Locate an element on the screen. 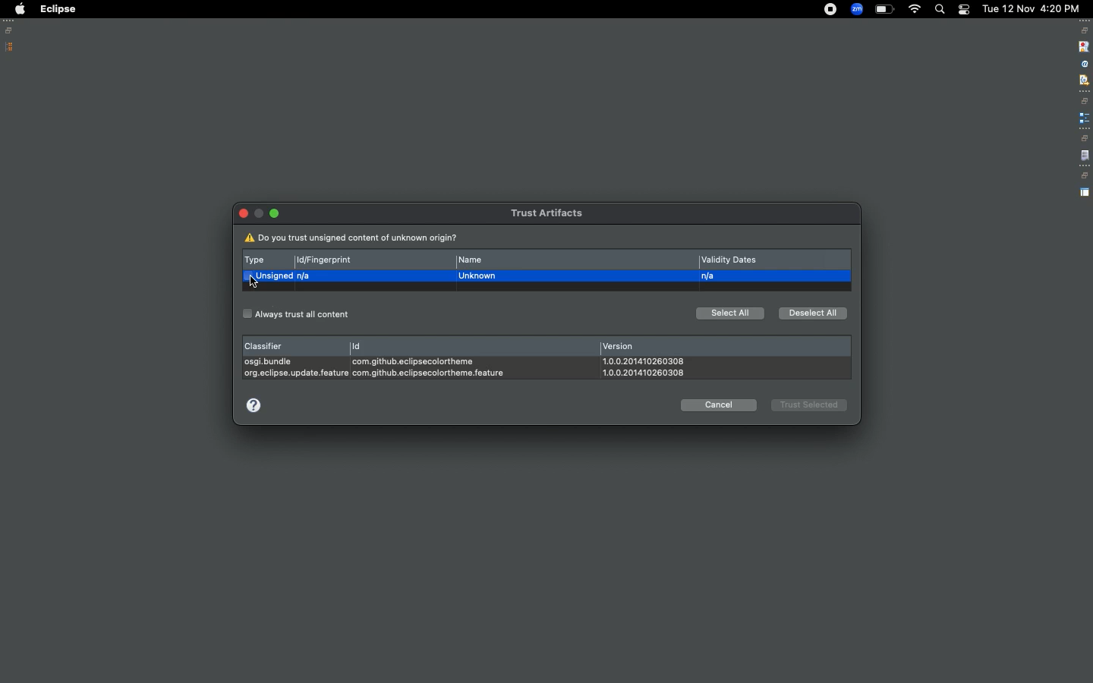 This screenshot has width=1093, height=683. file is located at coordinates (1085, 156).